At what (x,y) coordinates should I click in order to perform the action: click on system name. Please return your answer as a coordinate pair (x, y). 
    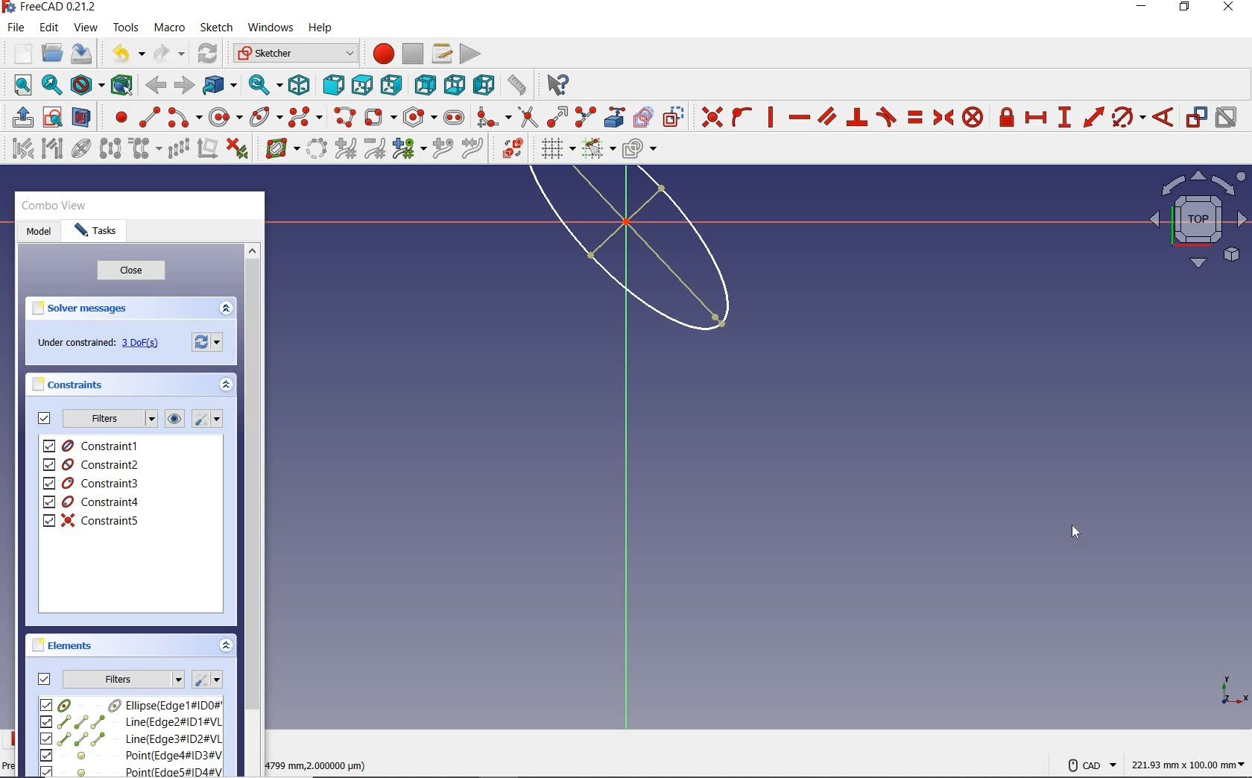
    Looking at the image, I should click on (50, 7).